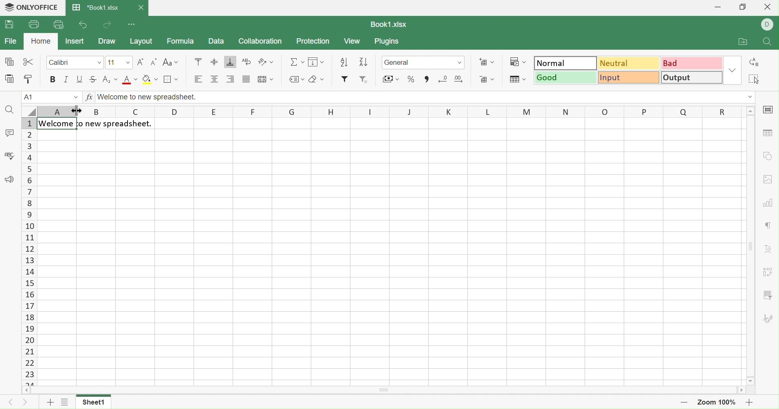  I want to click on shape settings, so click(769, 154).